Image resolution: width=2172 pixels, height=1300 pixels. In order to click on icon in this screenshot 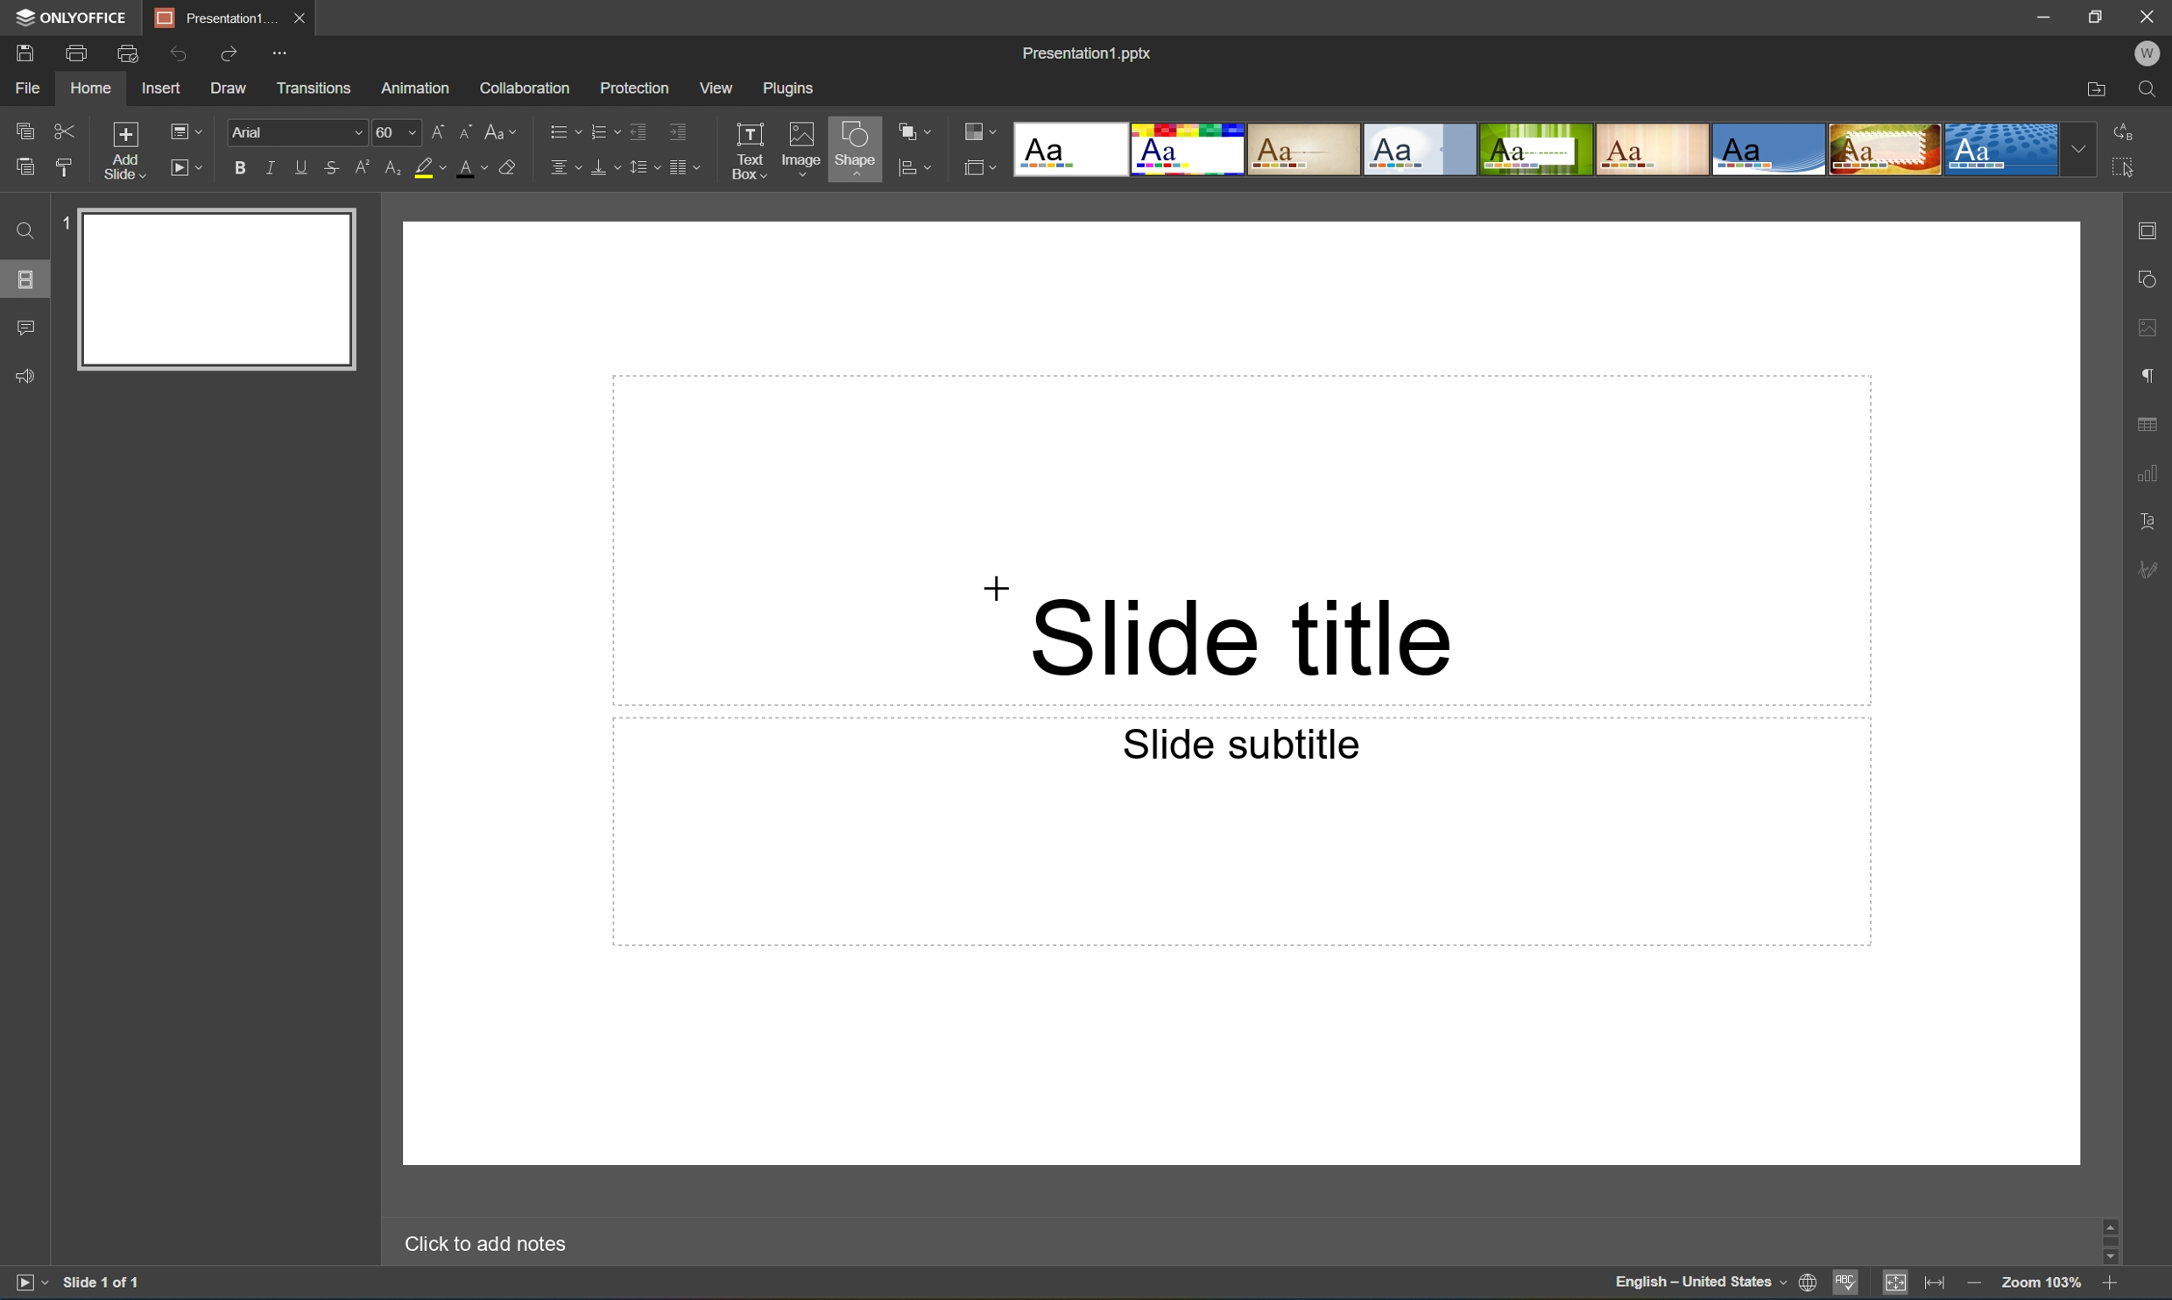, I will do `click(905, 166)`.